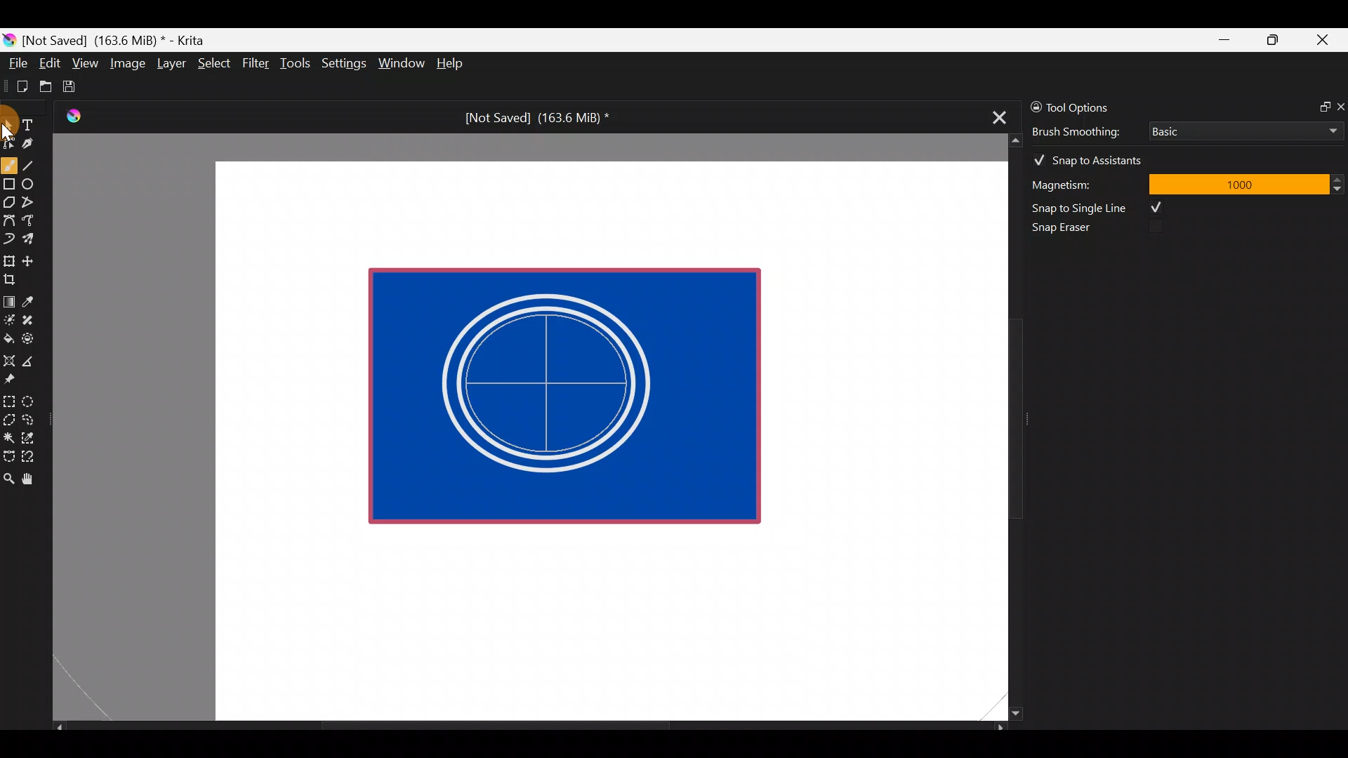  I want to click on Filter, so click(256, 62).